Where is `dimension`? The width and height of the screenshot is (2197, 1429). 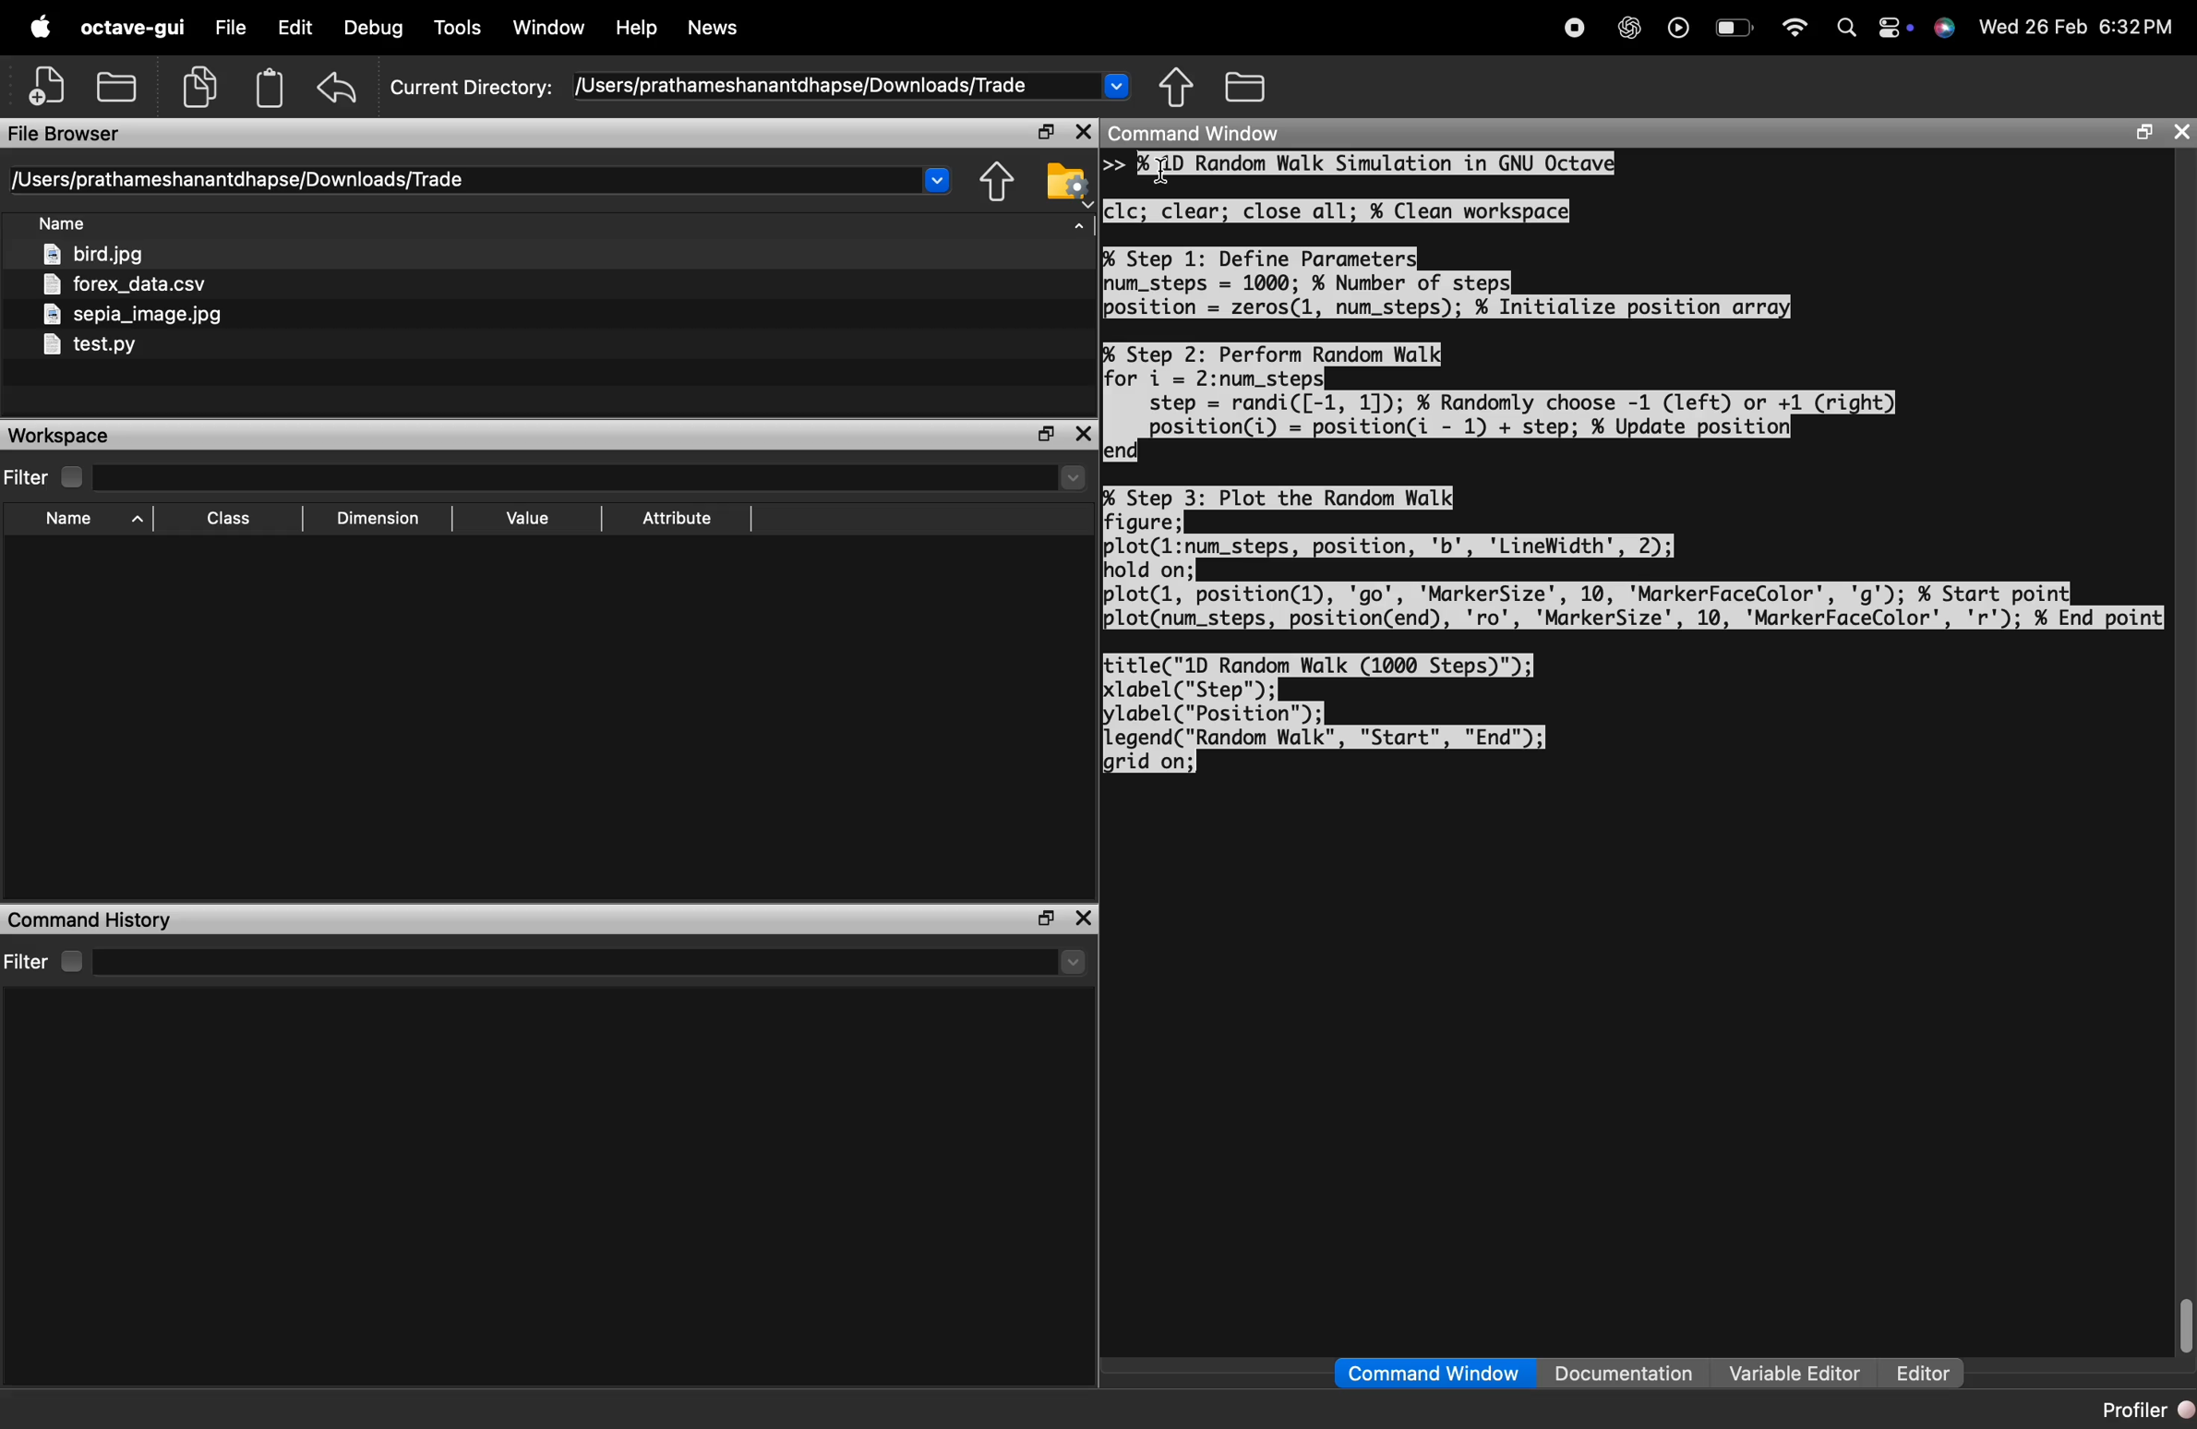
dimension is located at coordinates (384, 520).